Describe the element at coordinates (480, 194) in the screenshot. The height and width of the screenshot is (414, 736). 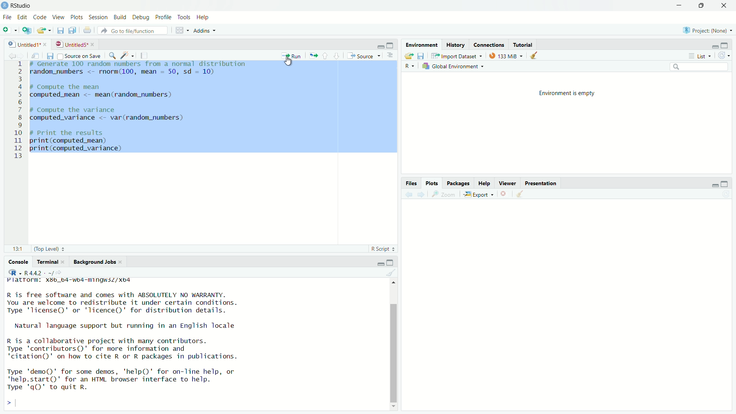
I see `export` at that location.